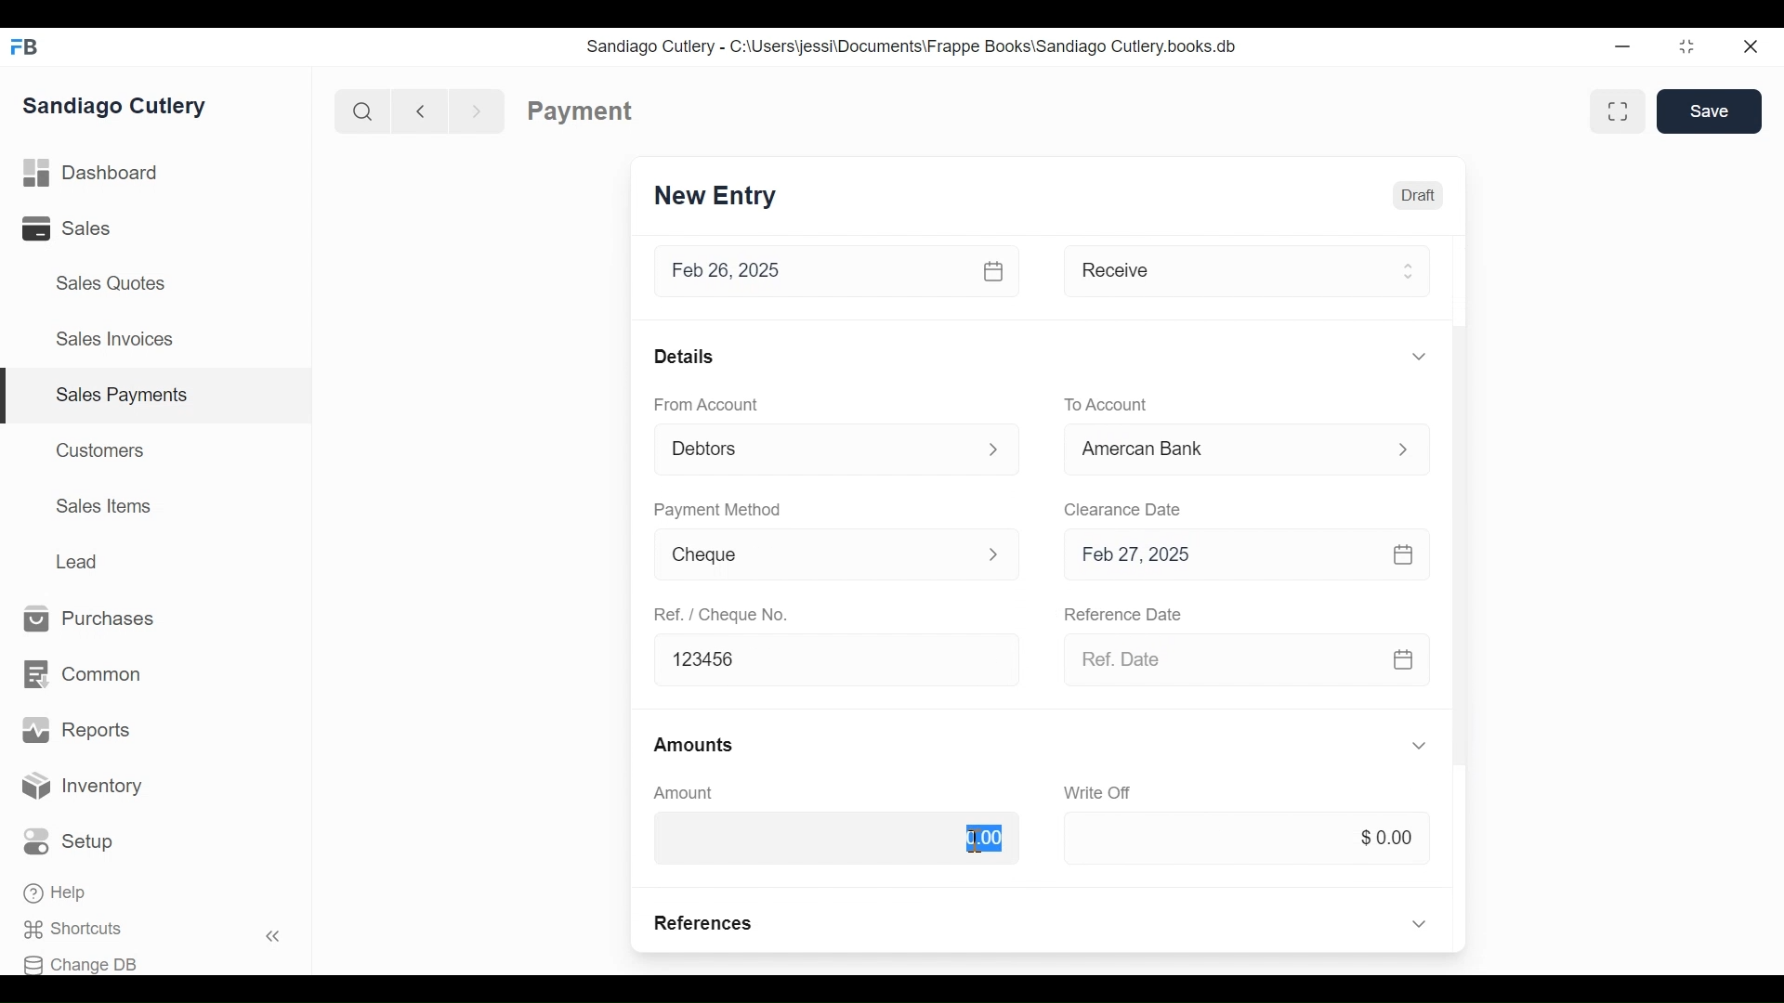 The height and width of the screenshot is (1003, 1784). I want to click on Feb 27, 2025, so click(1219, 554).